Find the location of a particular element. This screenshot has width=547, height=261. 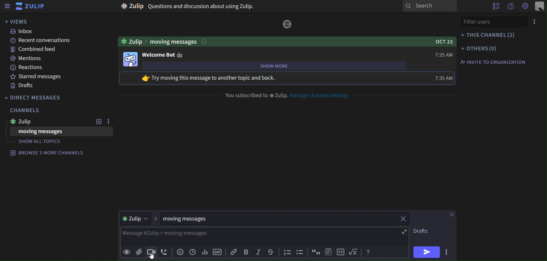

zulip icon is located at coordinates (30, 7).